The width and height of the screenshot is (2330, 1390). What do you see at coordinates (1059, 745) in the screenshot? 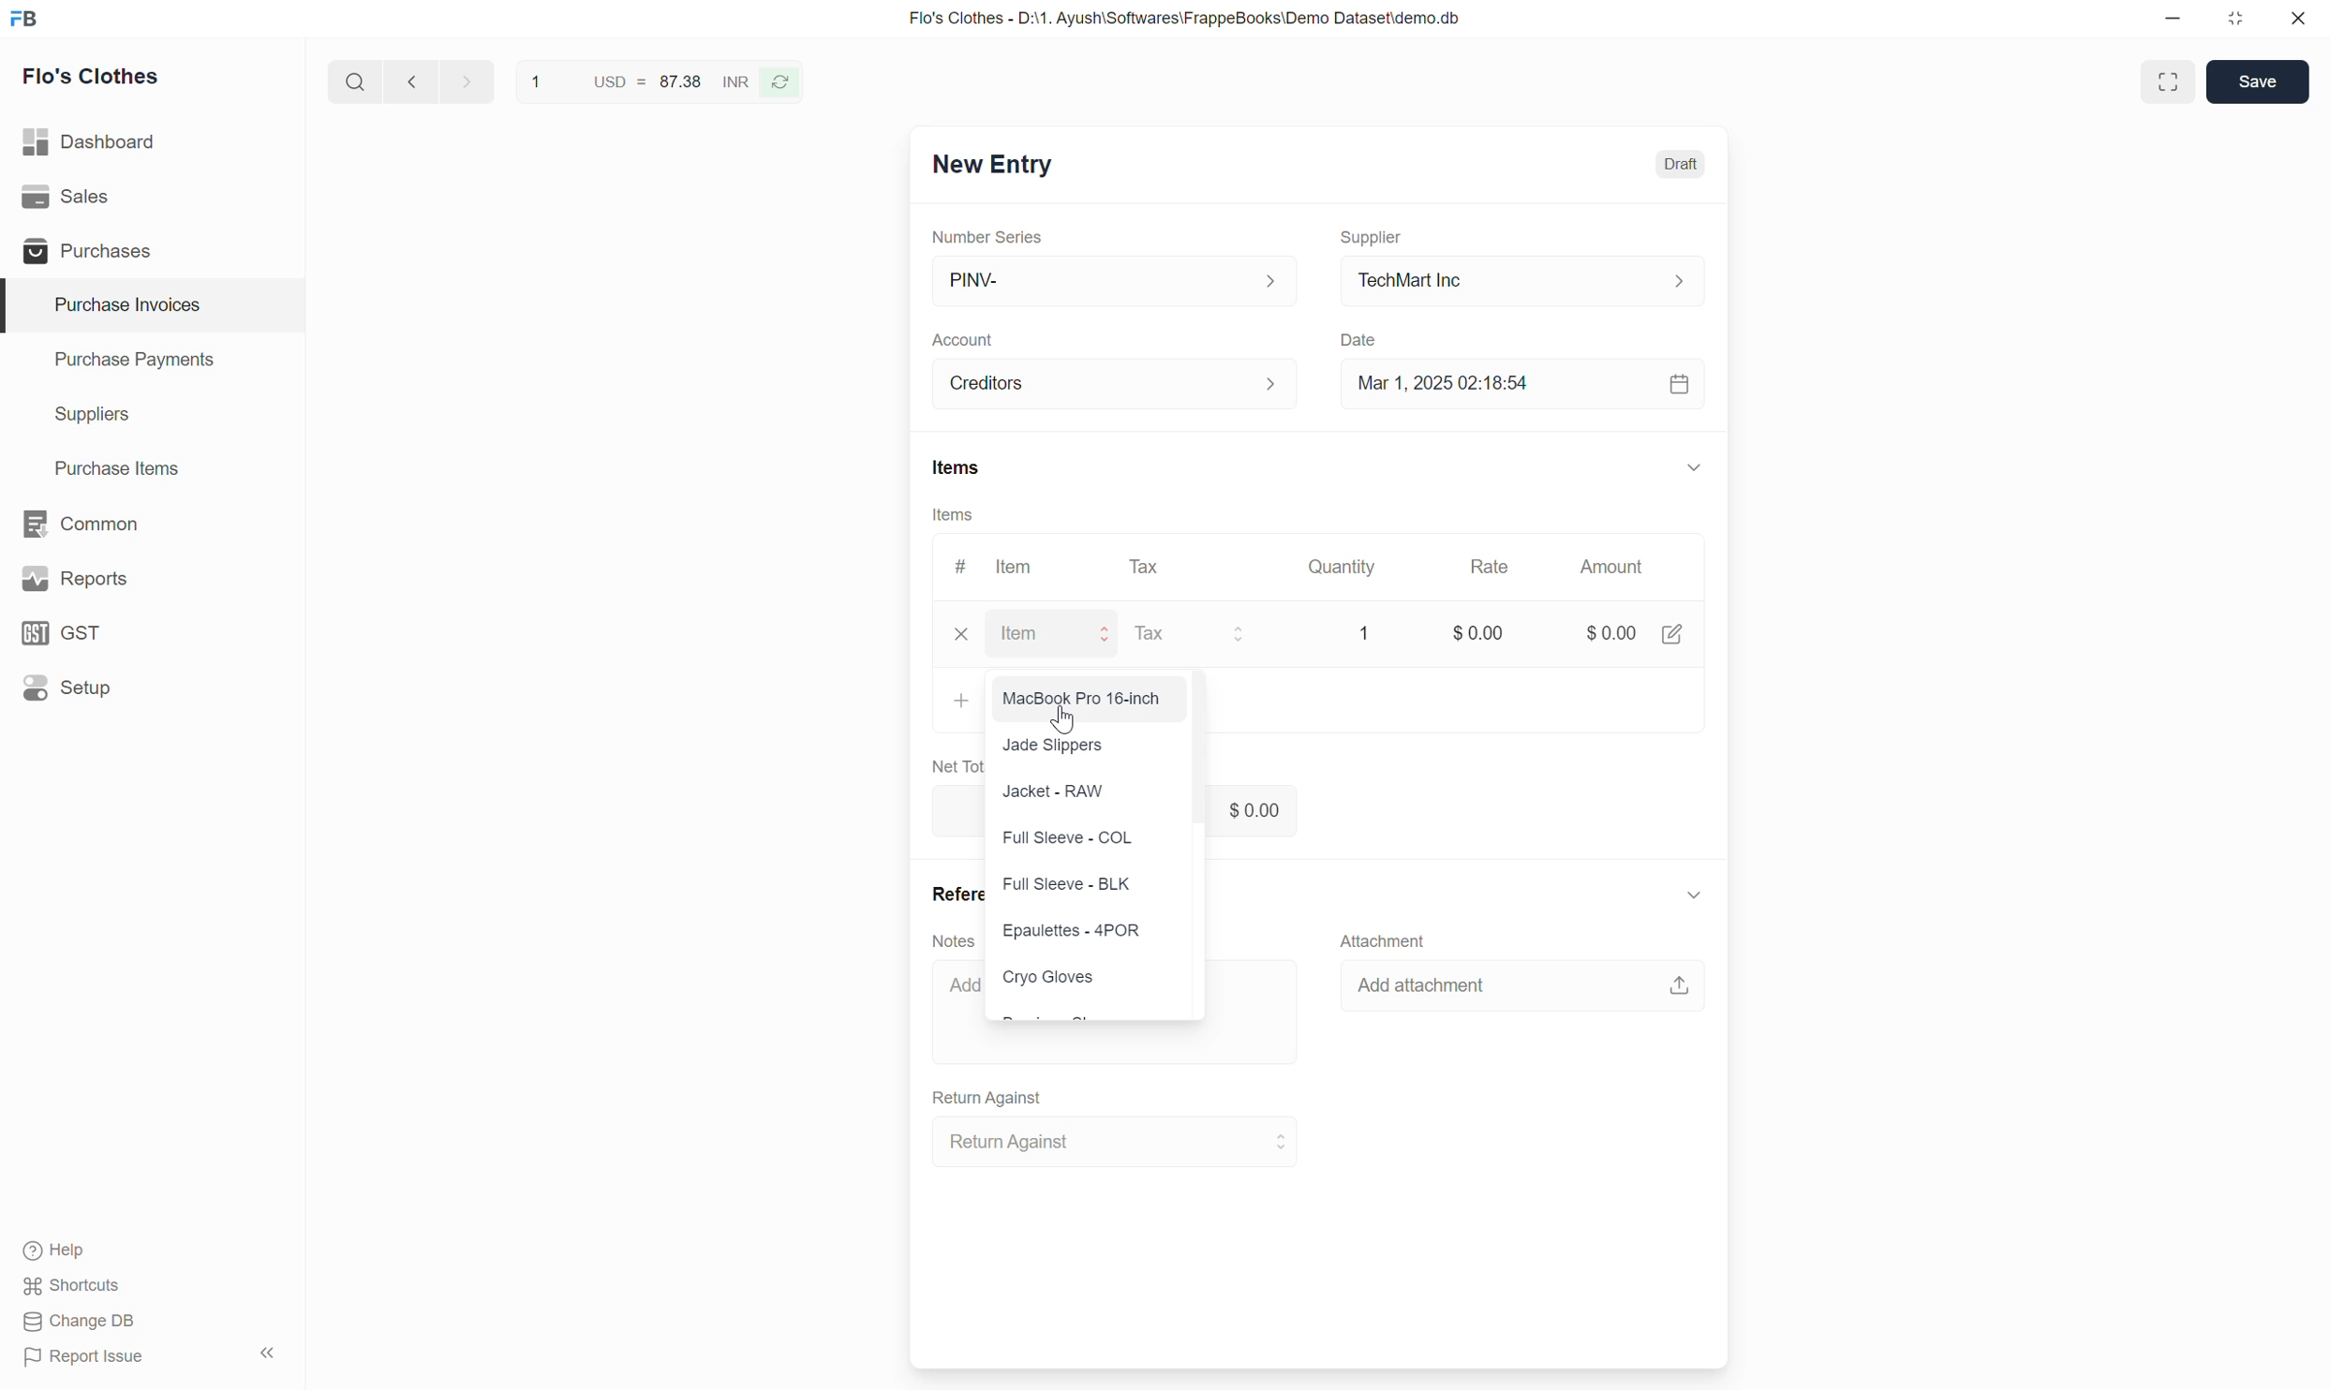
I see `Jade slippers` at bounding box center [1059, 745].